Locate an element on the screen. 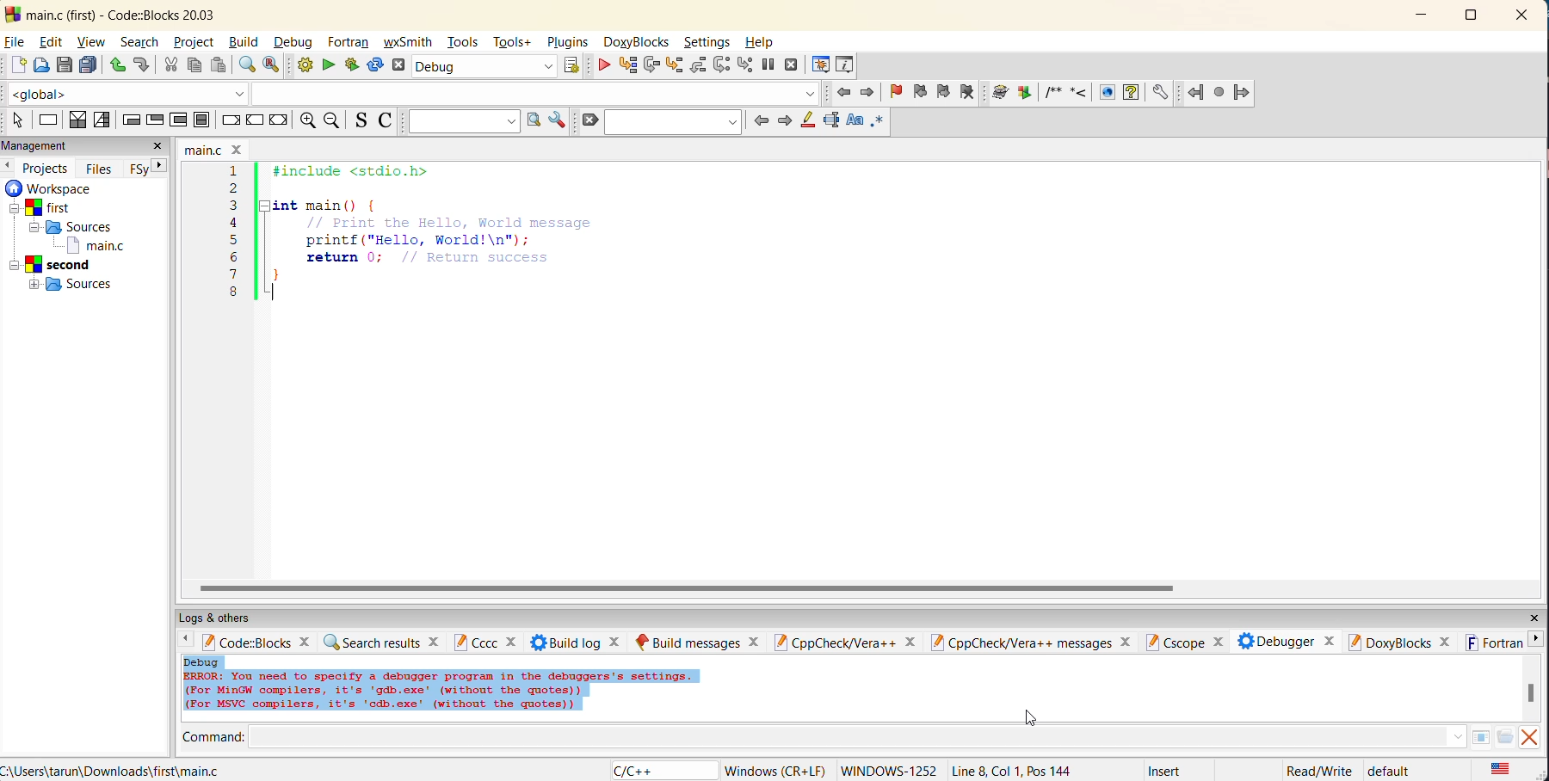 The height and width of the screenshot is (781, 1549). cppcheck/vera++messages is located at coordinates (1033, 643).